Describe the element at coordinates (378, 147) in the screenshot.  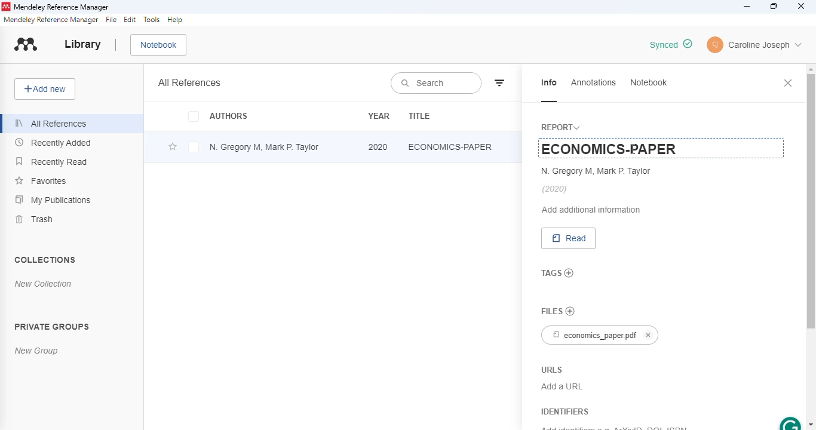
I see `2020` at that location.